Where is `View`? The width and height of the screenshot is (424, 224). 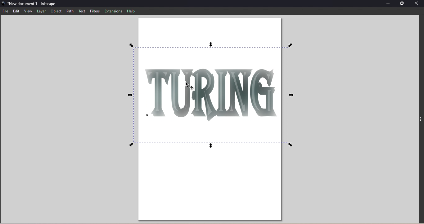
View is located at coordinates (29, 11).